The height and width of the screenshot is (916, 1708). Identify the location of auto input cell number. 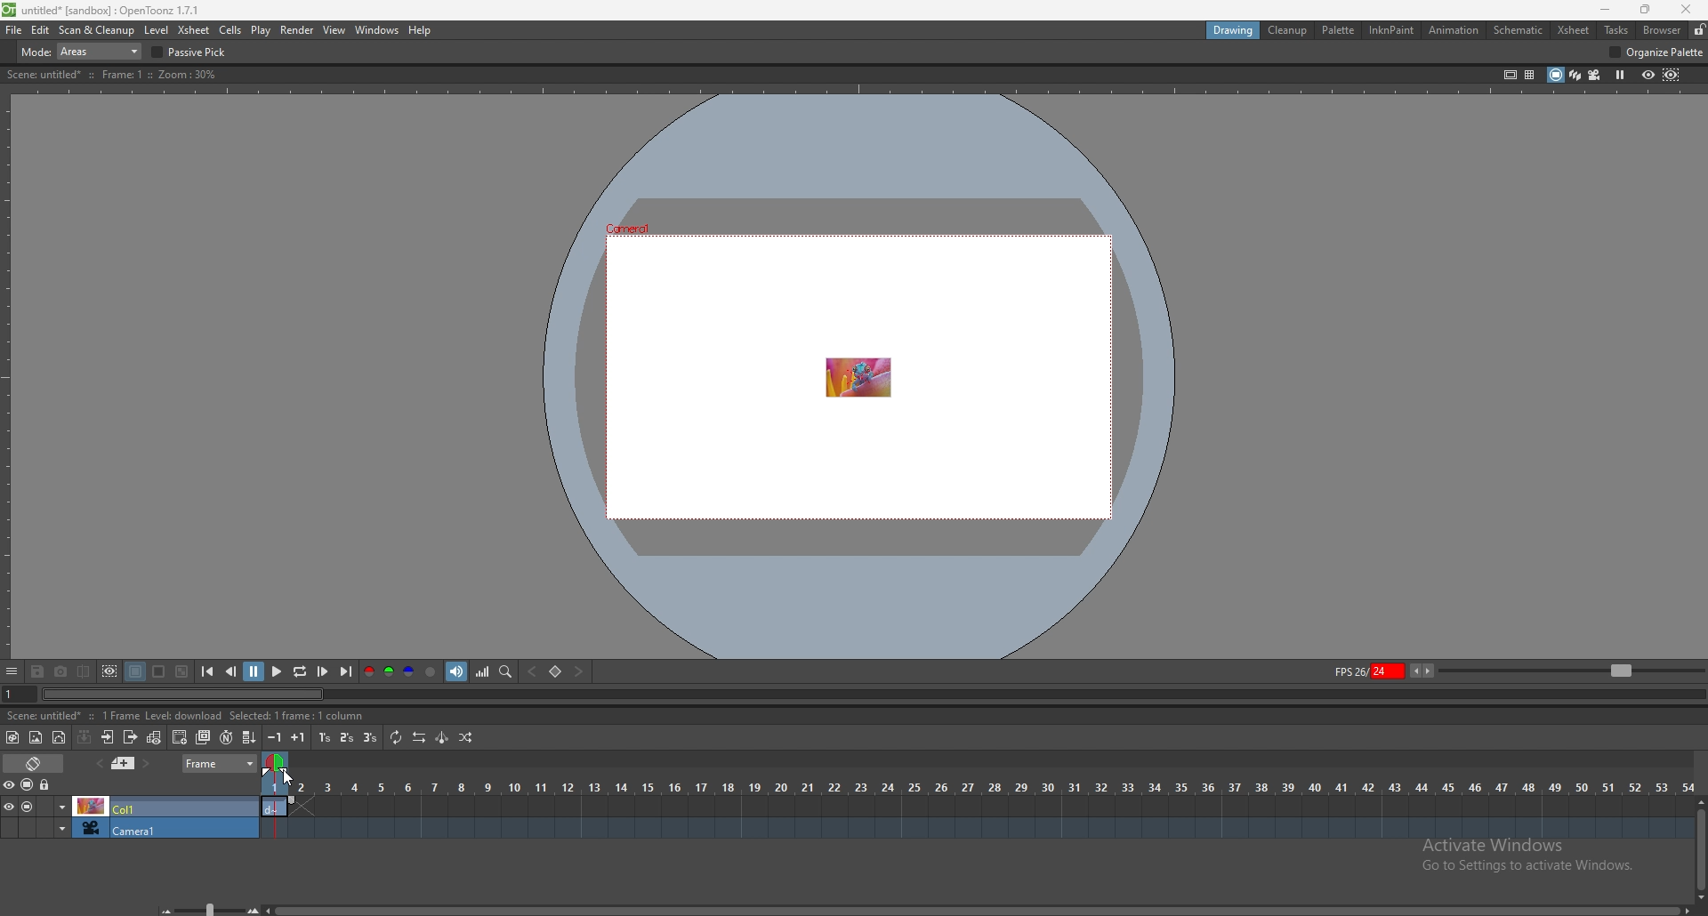
(226, 737).